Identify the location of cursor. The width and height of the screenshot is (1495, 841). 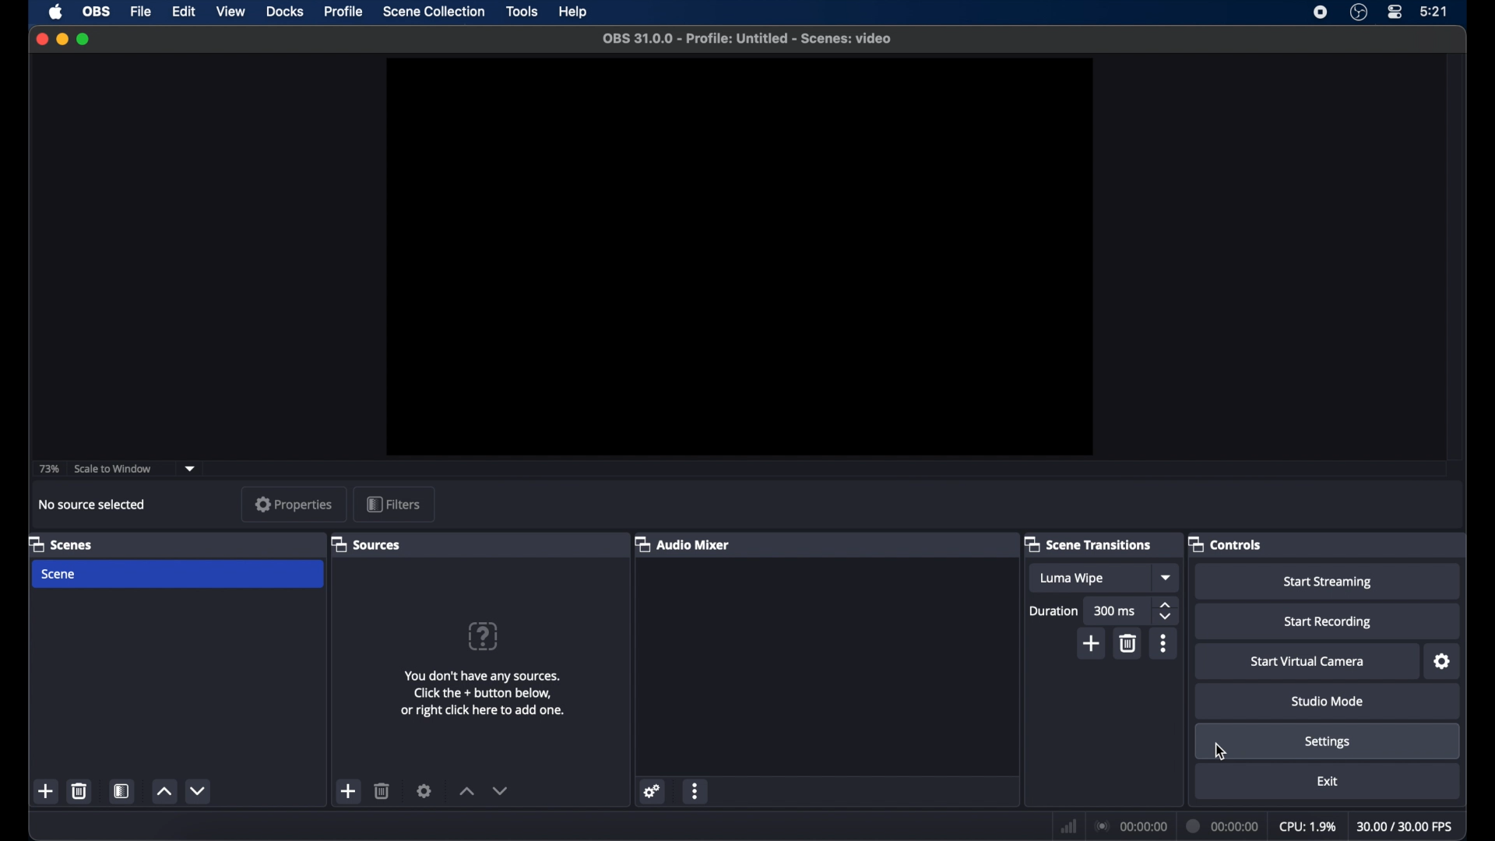
(1221, 754).